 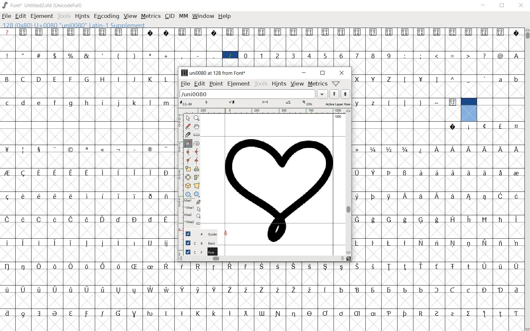 I want to click on glyph, so click(x=214, y=313).